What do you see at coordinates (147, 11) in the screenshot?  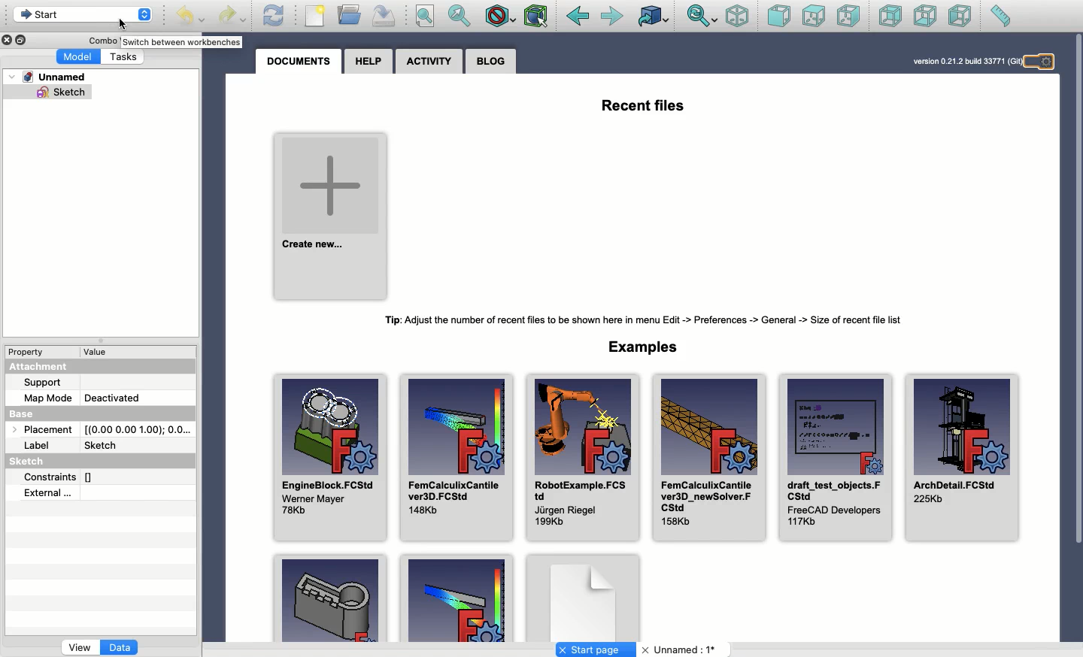 I see `Up arrow` at bounding box center [147, 11].